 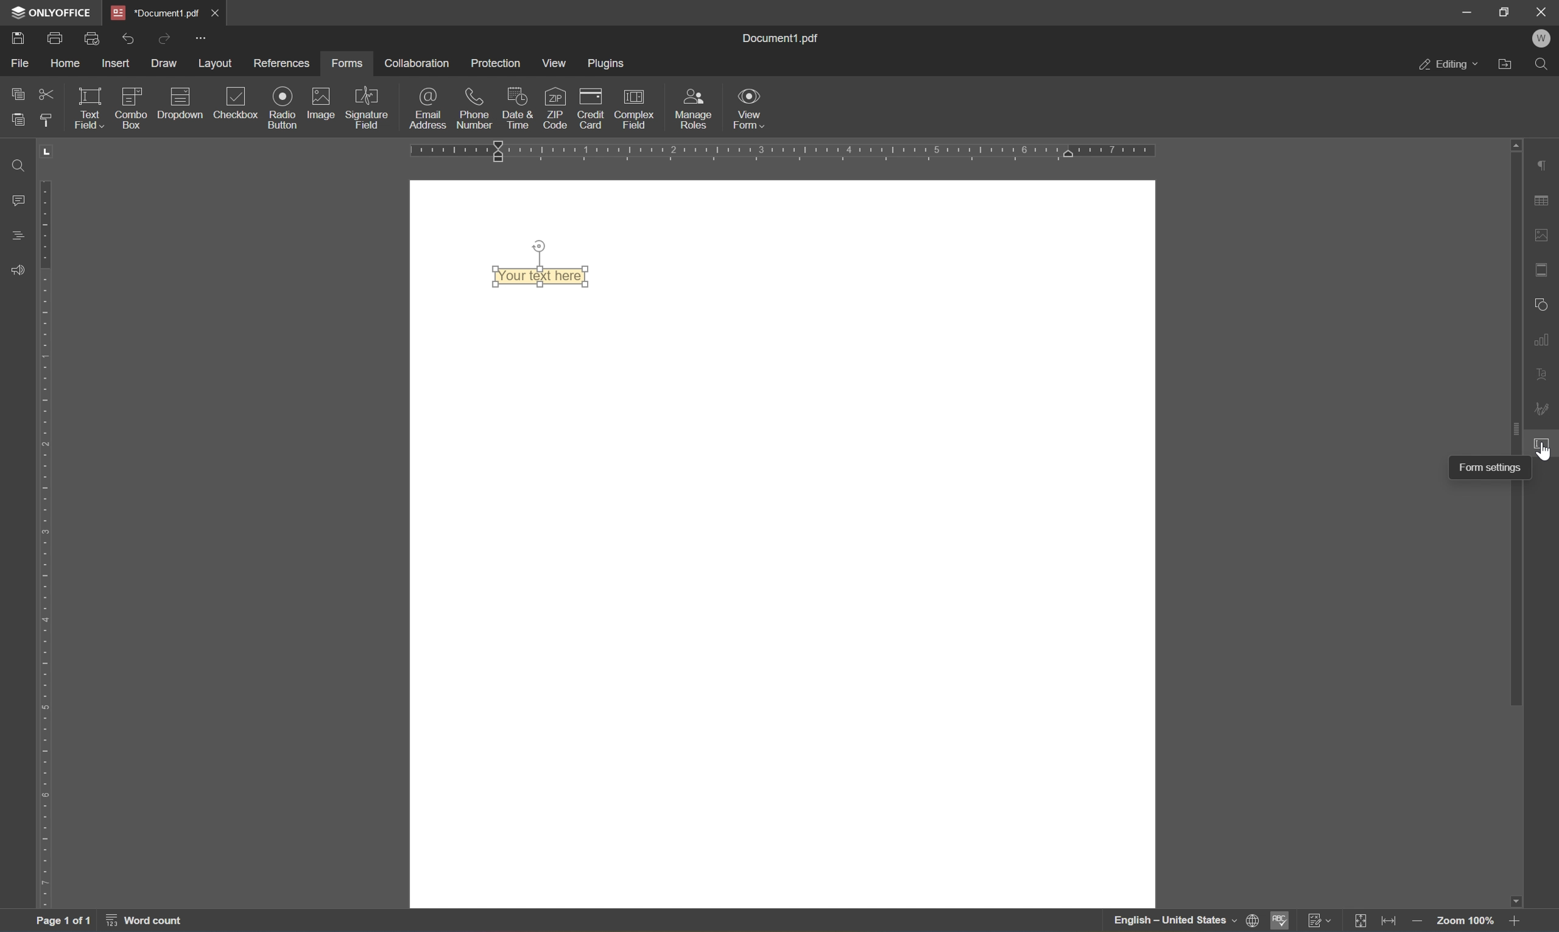 What do you see at coordinates (1543, 376) in the screenshot?
I see `text art settings` at bounding box center [1543, 376].